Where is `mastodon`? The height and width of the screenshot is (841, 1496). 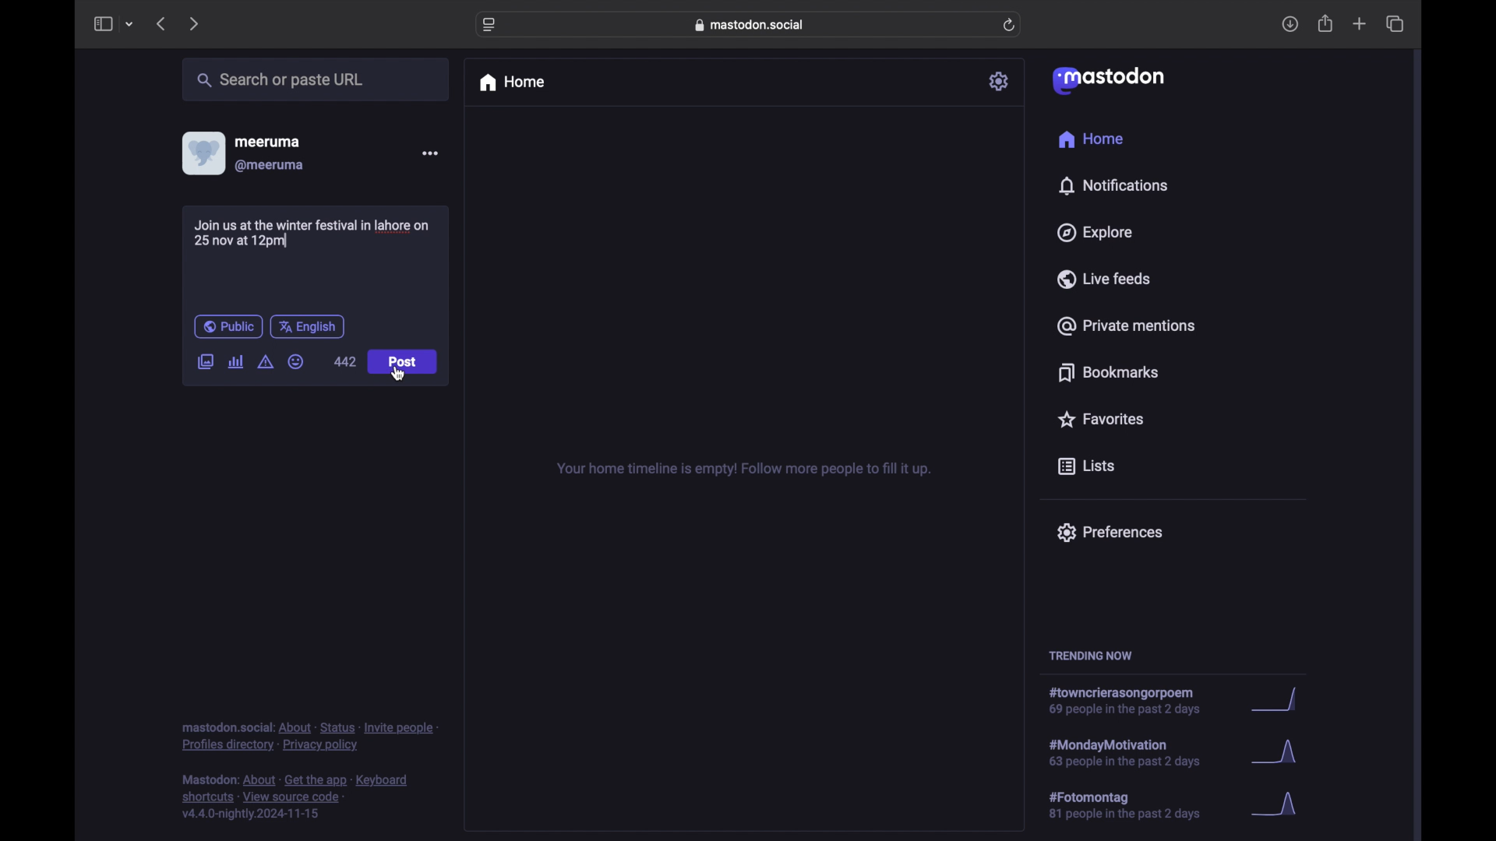 mastodon is located at coordinates (1106, 79).